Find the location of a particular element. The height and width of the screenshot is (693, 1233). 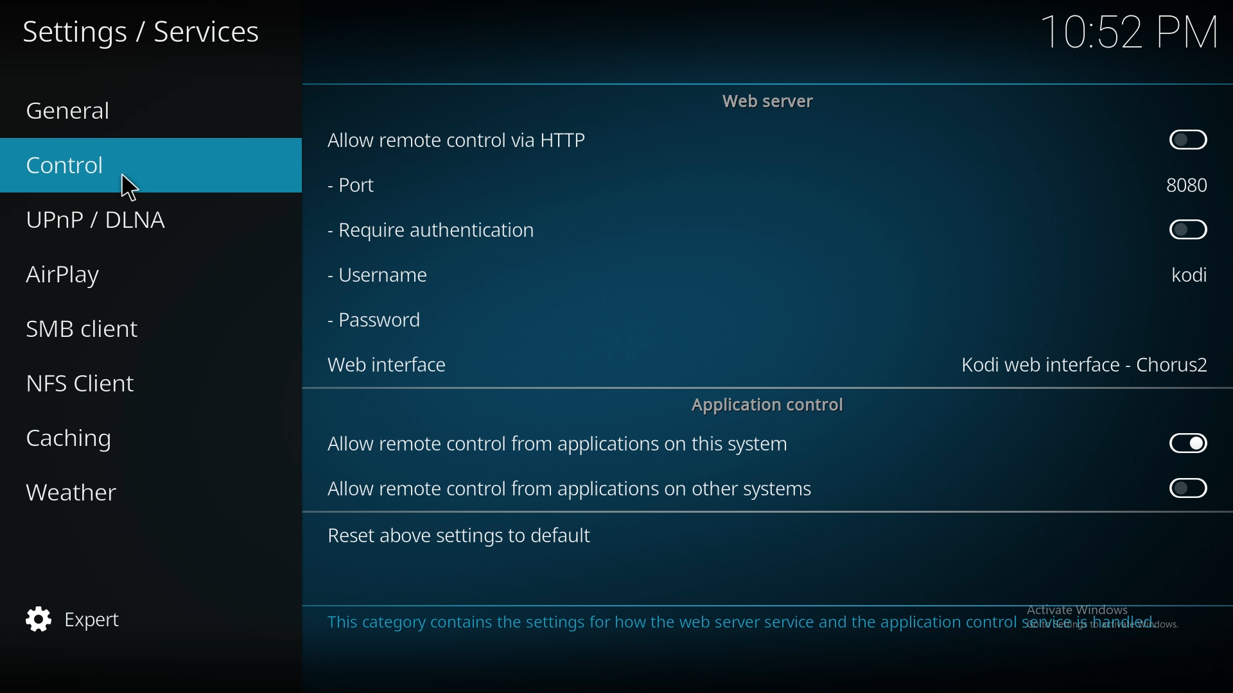

time is located at coordinates (1129, 31).